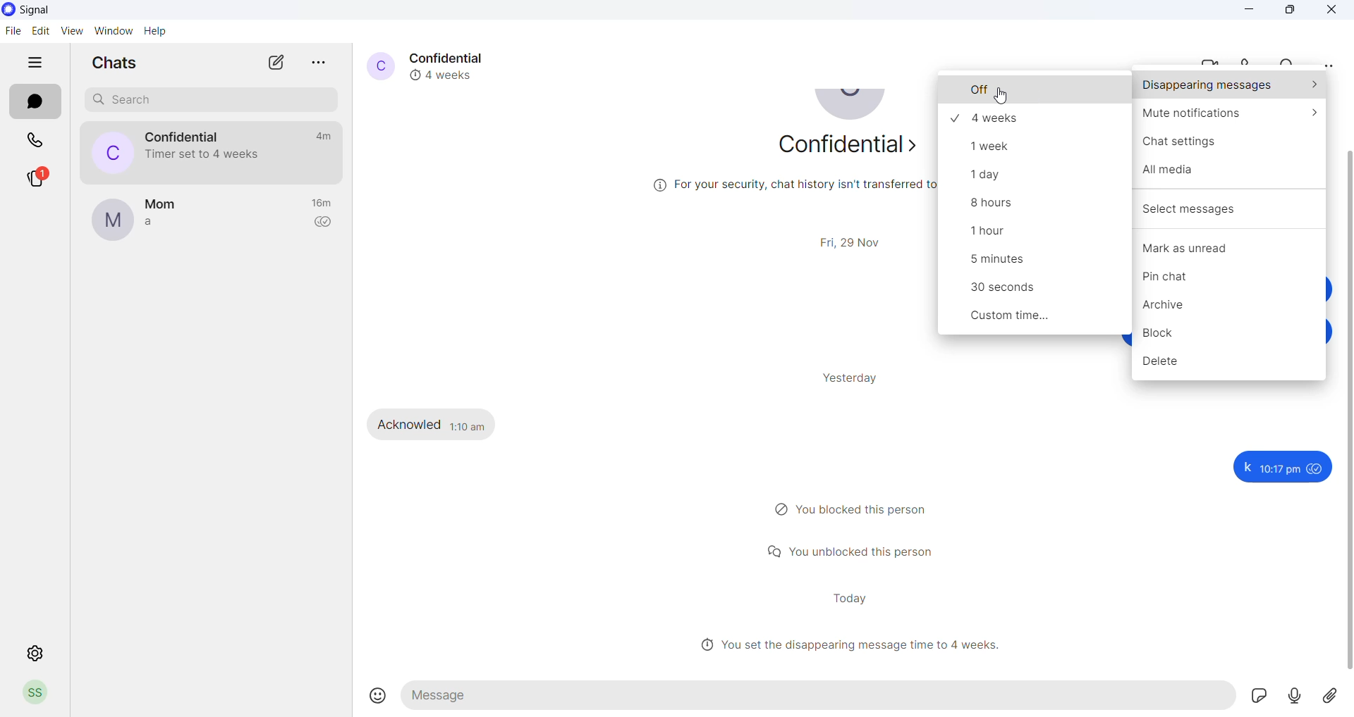 The image size is (1354, 717). Describe the element at coordinates (325, 224) in the screenshot. I see `read recipient` at that location.